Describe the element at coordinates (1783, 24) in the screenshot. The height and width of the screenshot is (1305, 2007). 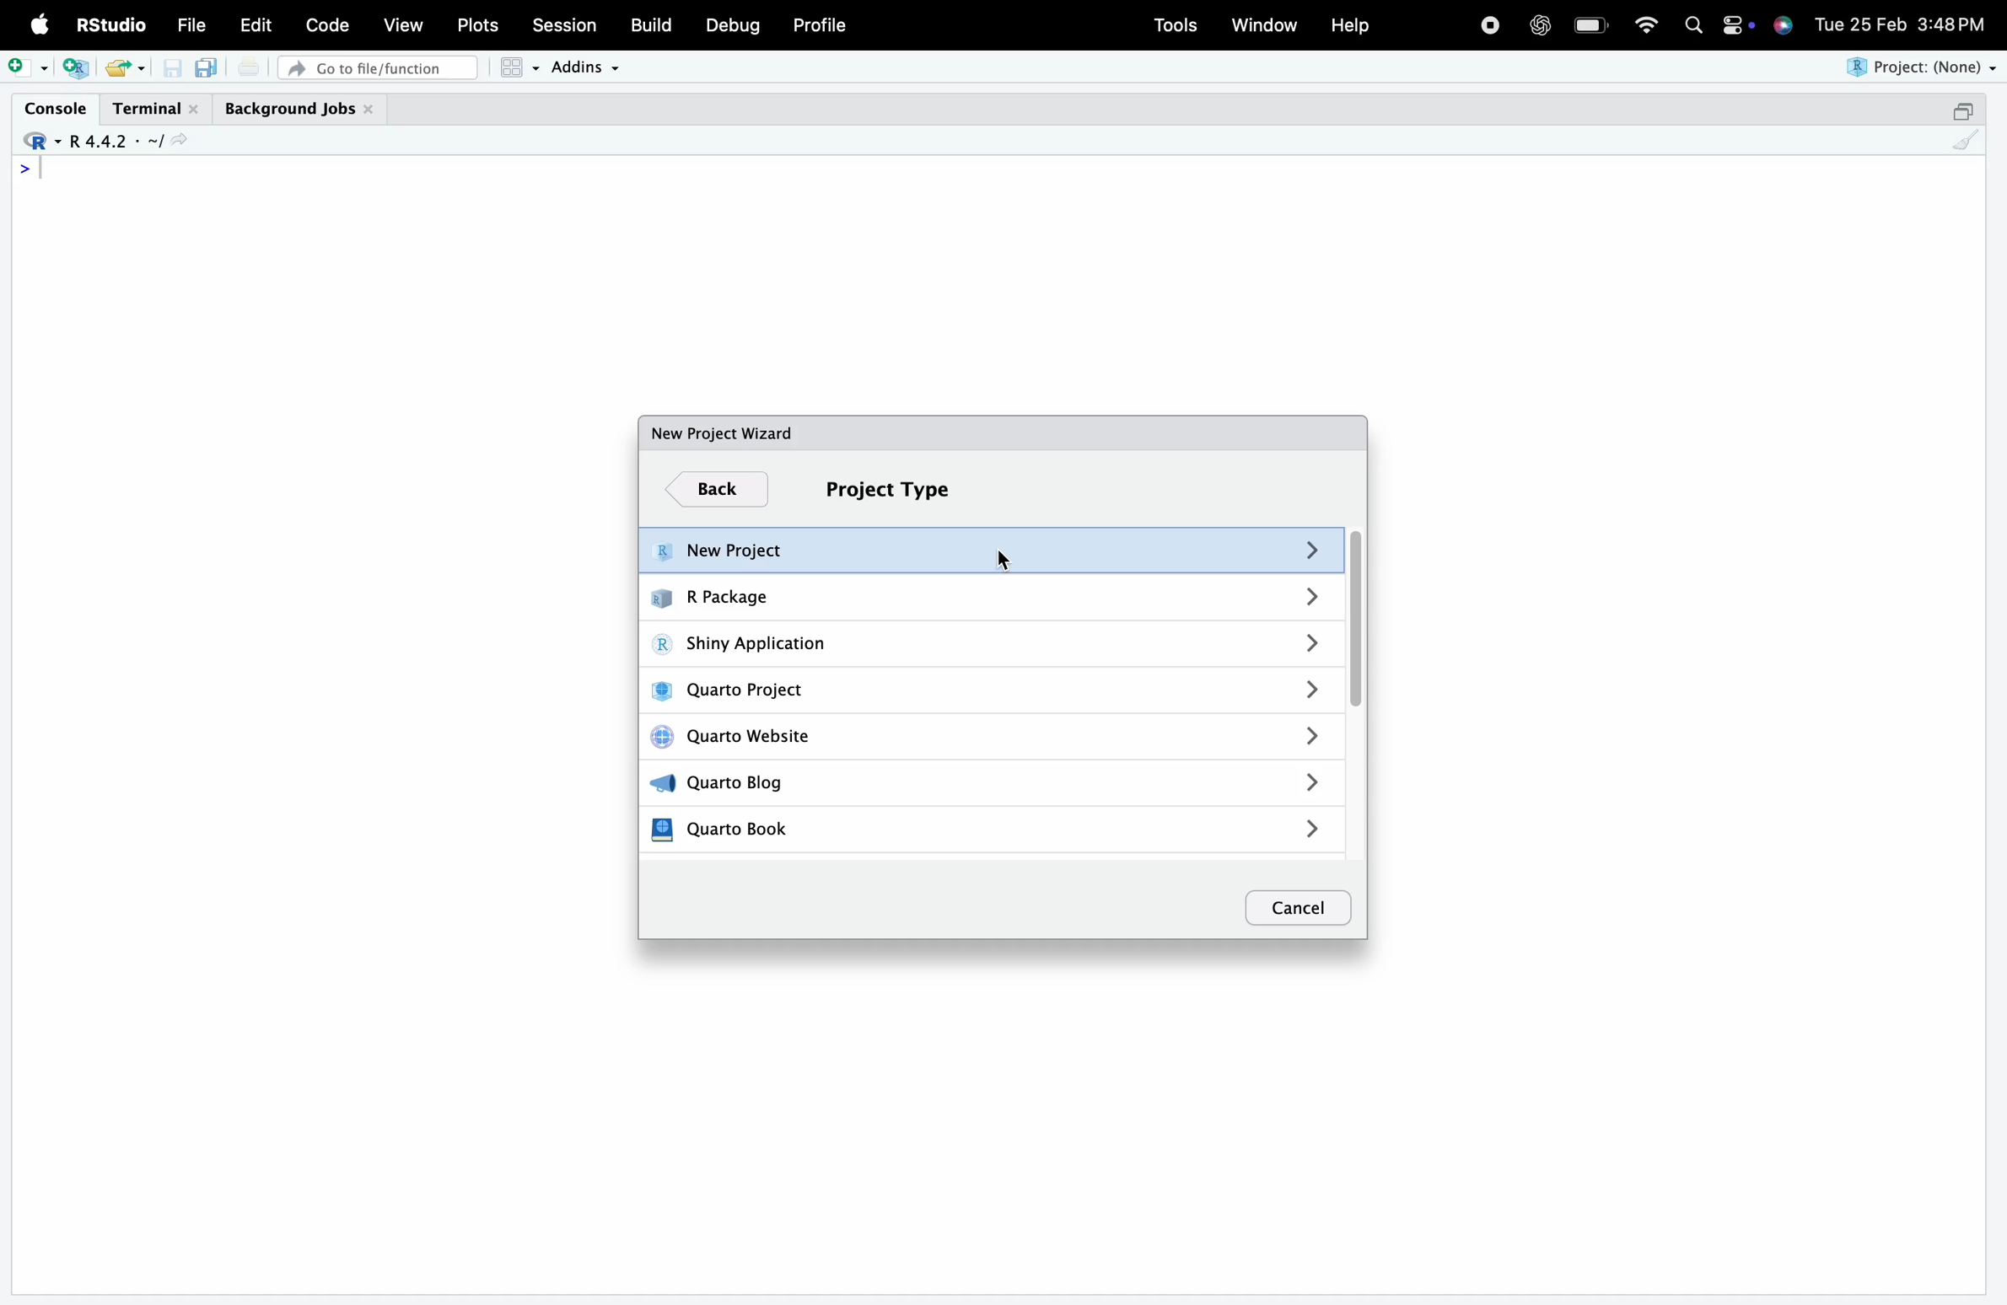
I see `siri` at that location.